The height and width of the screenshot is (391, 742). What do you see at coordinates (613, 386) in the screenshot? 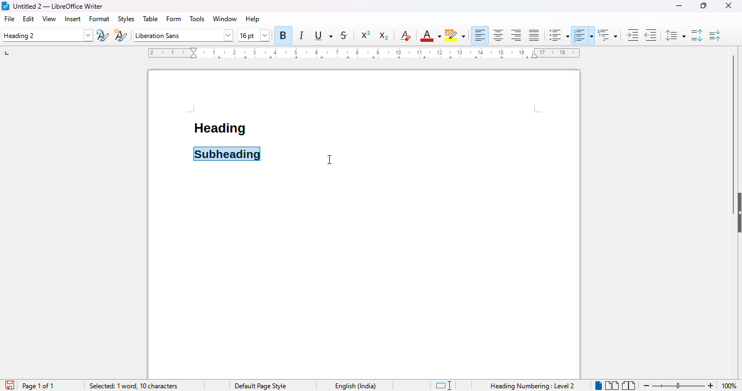
I see `multi-page view` at bounding box center [613, 386].